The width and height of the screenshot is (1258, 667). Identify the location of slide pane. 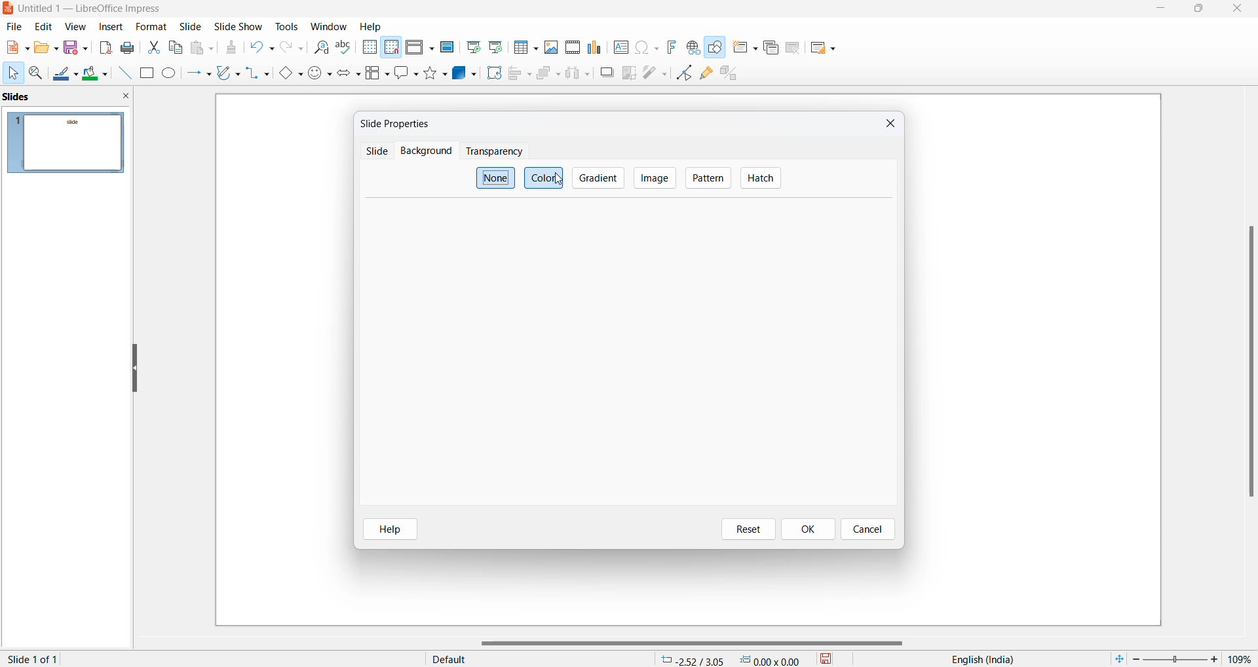
(66, 98).